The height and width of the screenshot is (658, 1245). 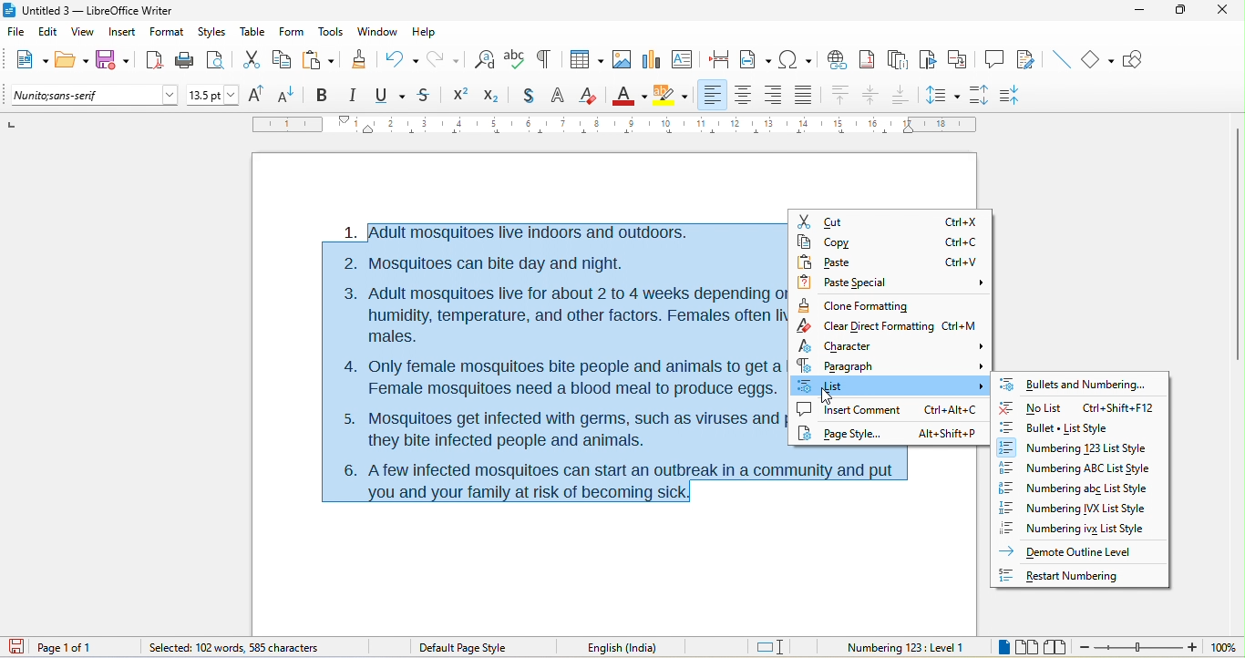 What do you see at coordinates (943, 94) in the screenshot?
I see `set line spacing` at bounding box center [943, 94].